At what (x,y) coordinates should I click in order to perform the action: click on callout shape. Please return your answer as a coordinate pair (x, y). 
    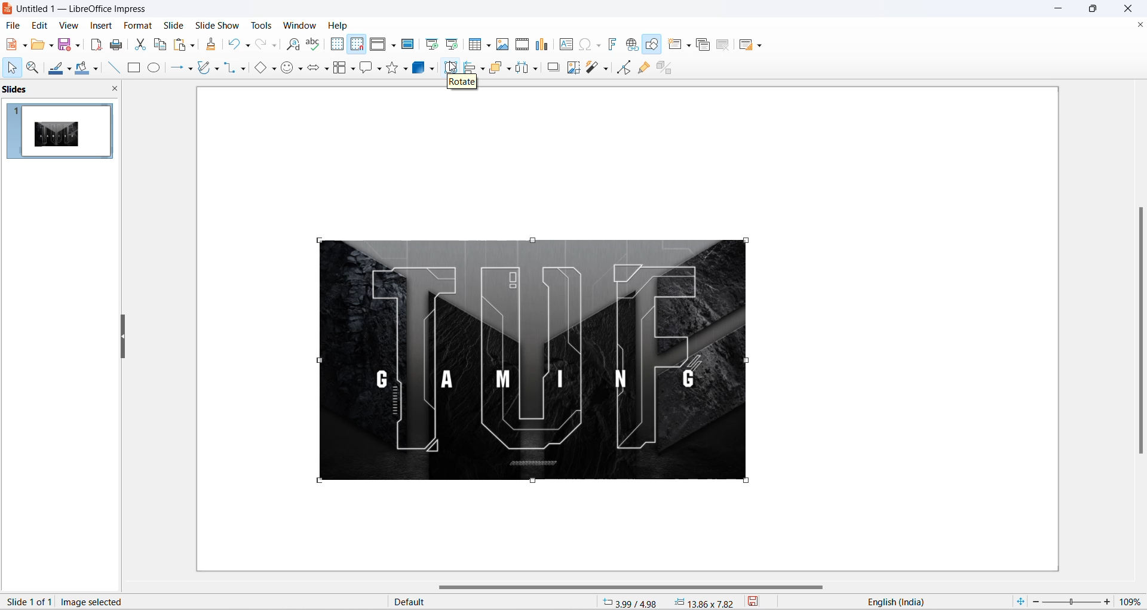
    Looking at the image, I should click on (365, 69).